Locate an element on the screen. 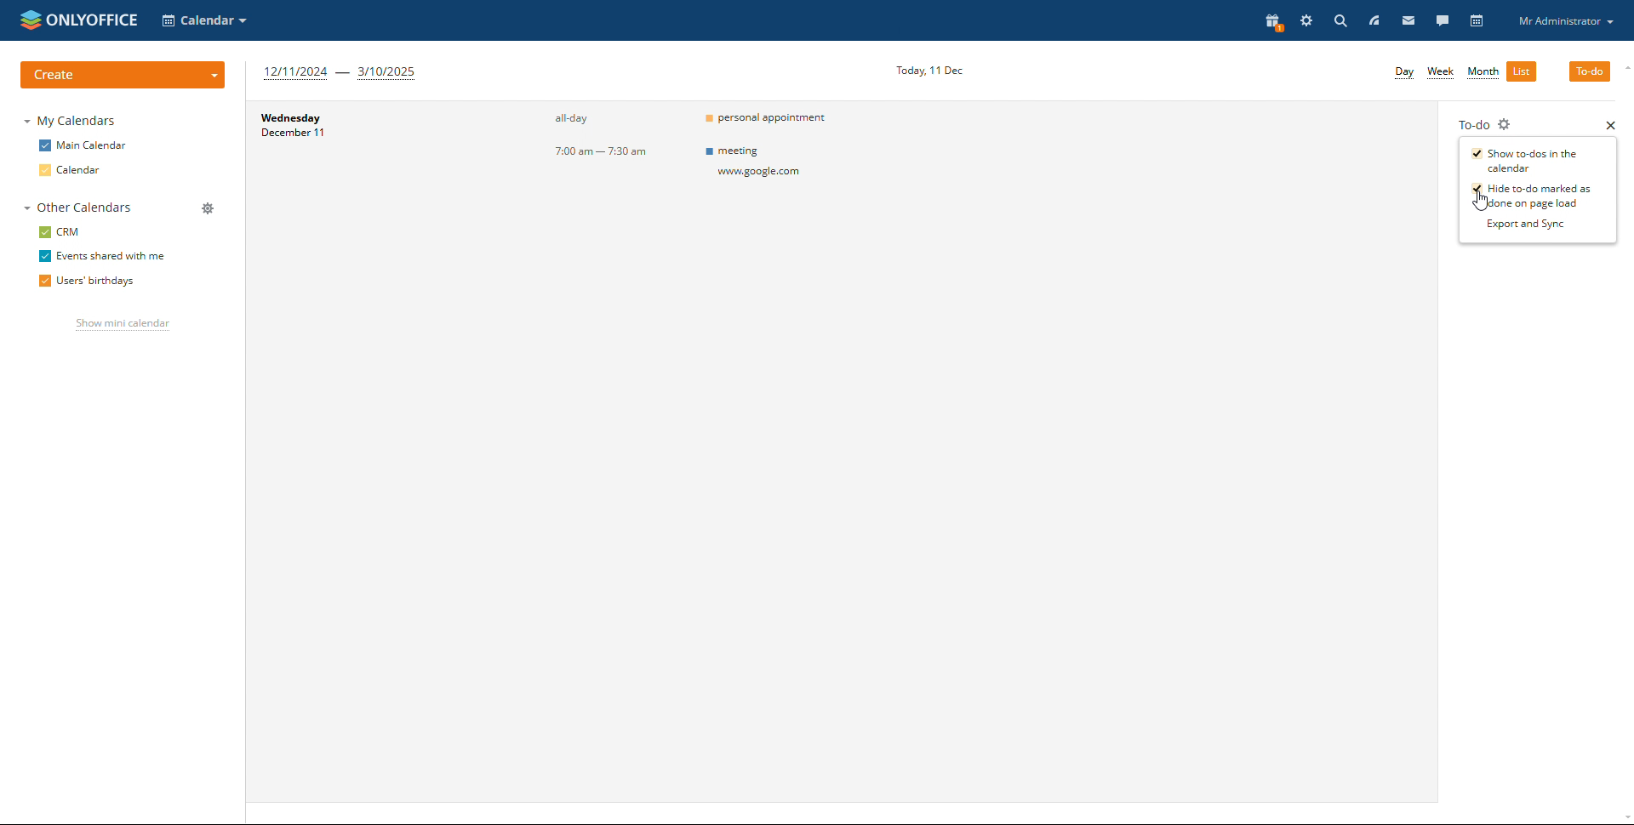 The width and height of the screenshot is (1634, 825). month view is located at coordinates (1483, 73).